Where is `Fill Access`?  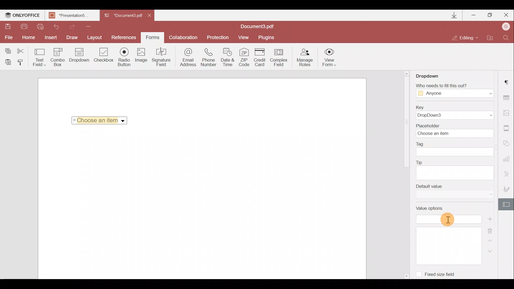
Fill Access is located at coordinates (453, 91).